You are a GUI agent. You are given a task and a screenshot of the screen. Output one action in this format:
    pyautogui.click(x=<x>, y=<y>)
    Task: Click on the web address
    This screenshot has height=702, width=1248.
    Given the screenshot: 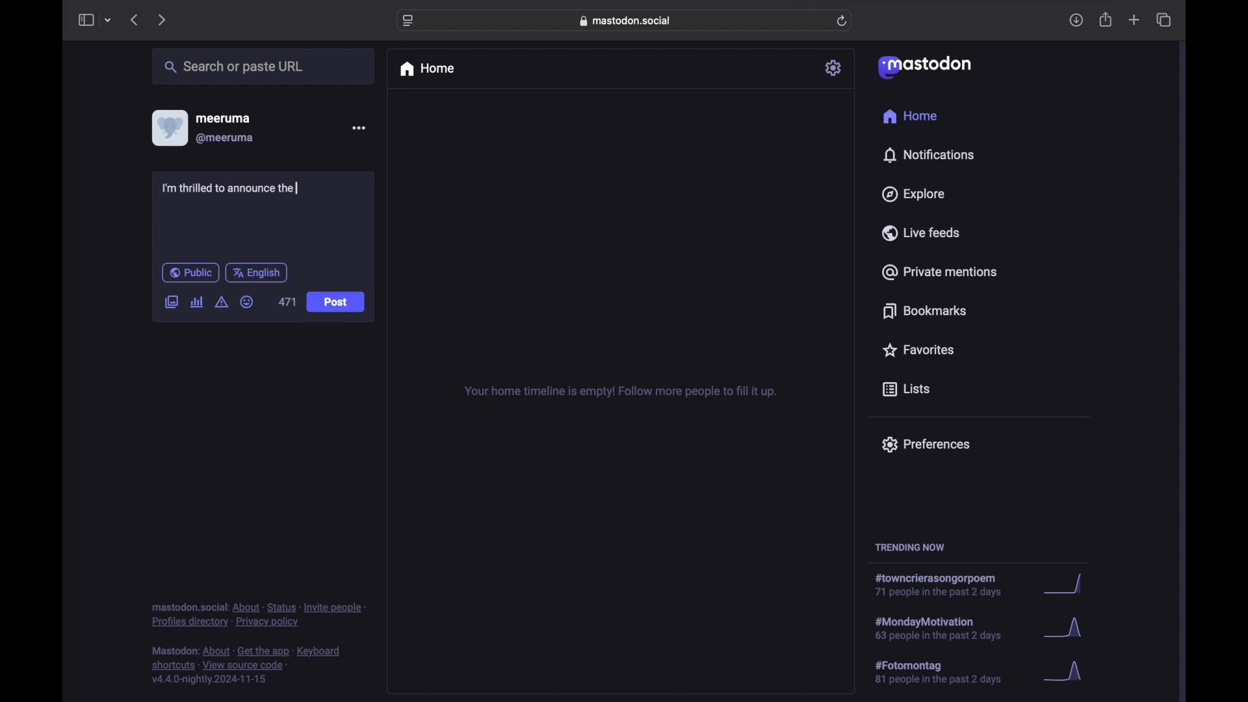 What is the action you would take?
    pyautogui.click(x=625, y=21)
    